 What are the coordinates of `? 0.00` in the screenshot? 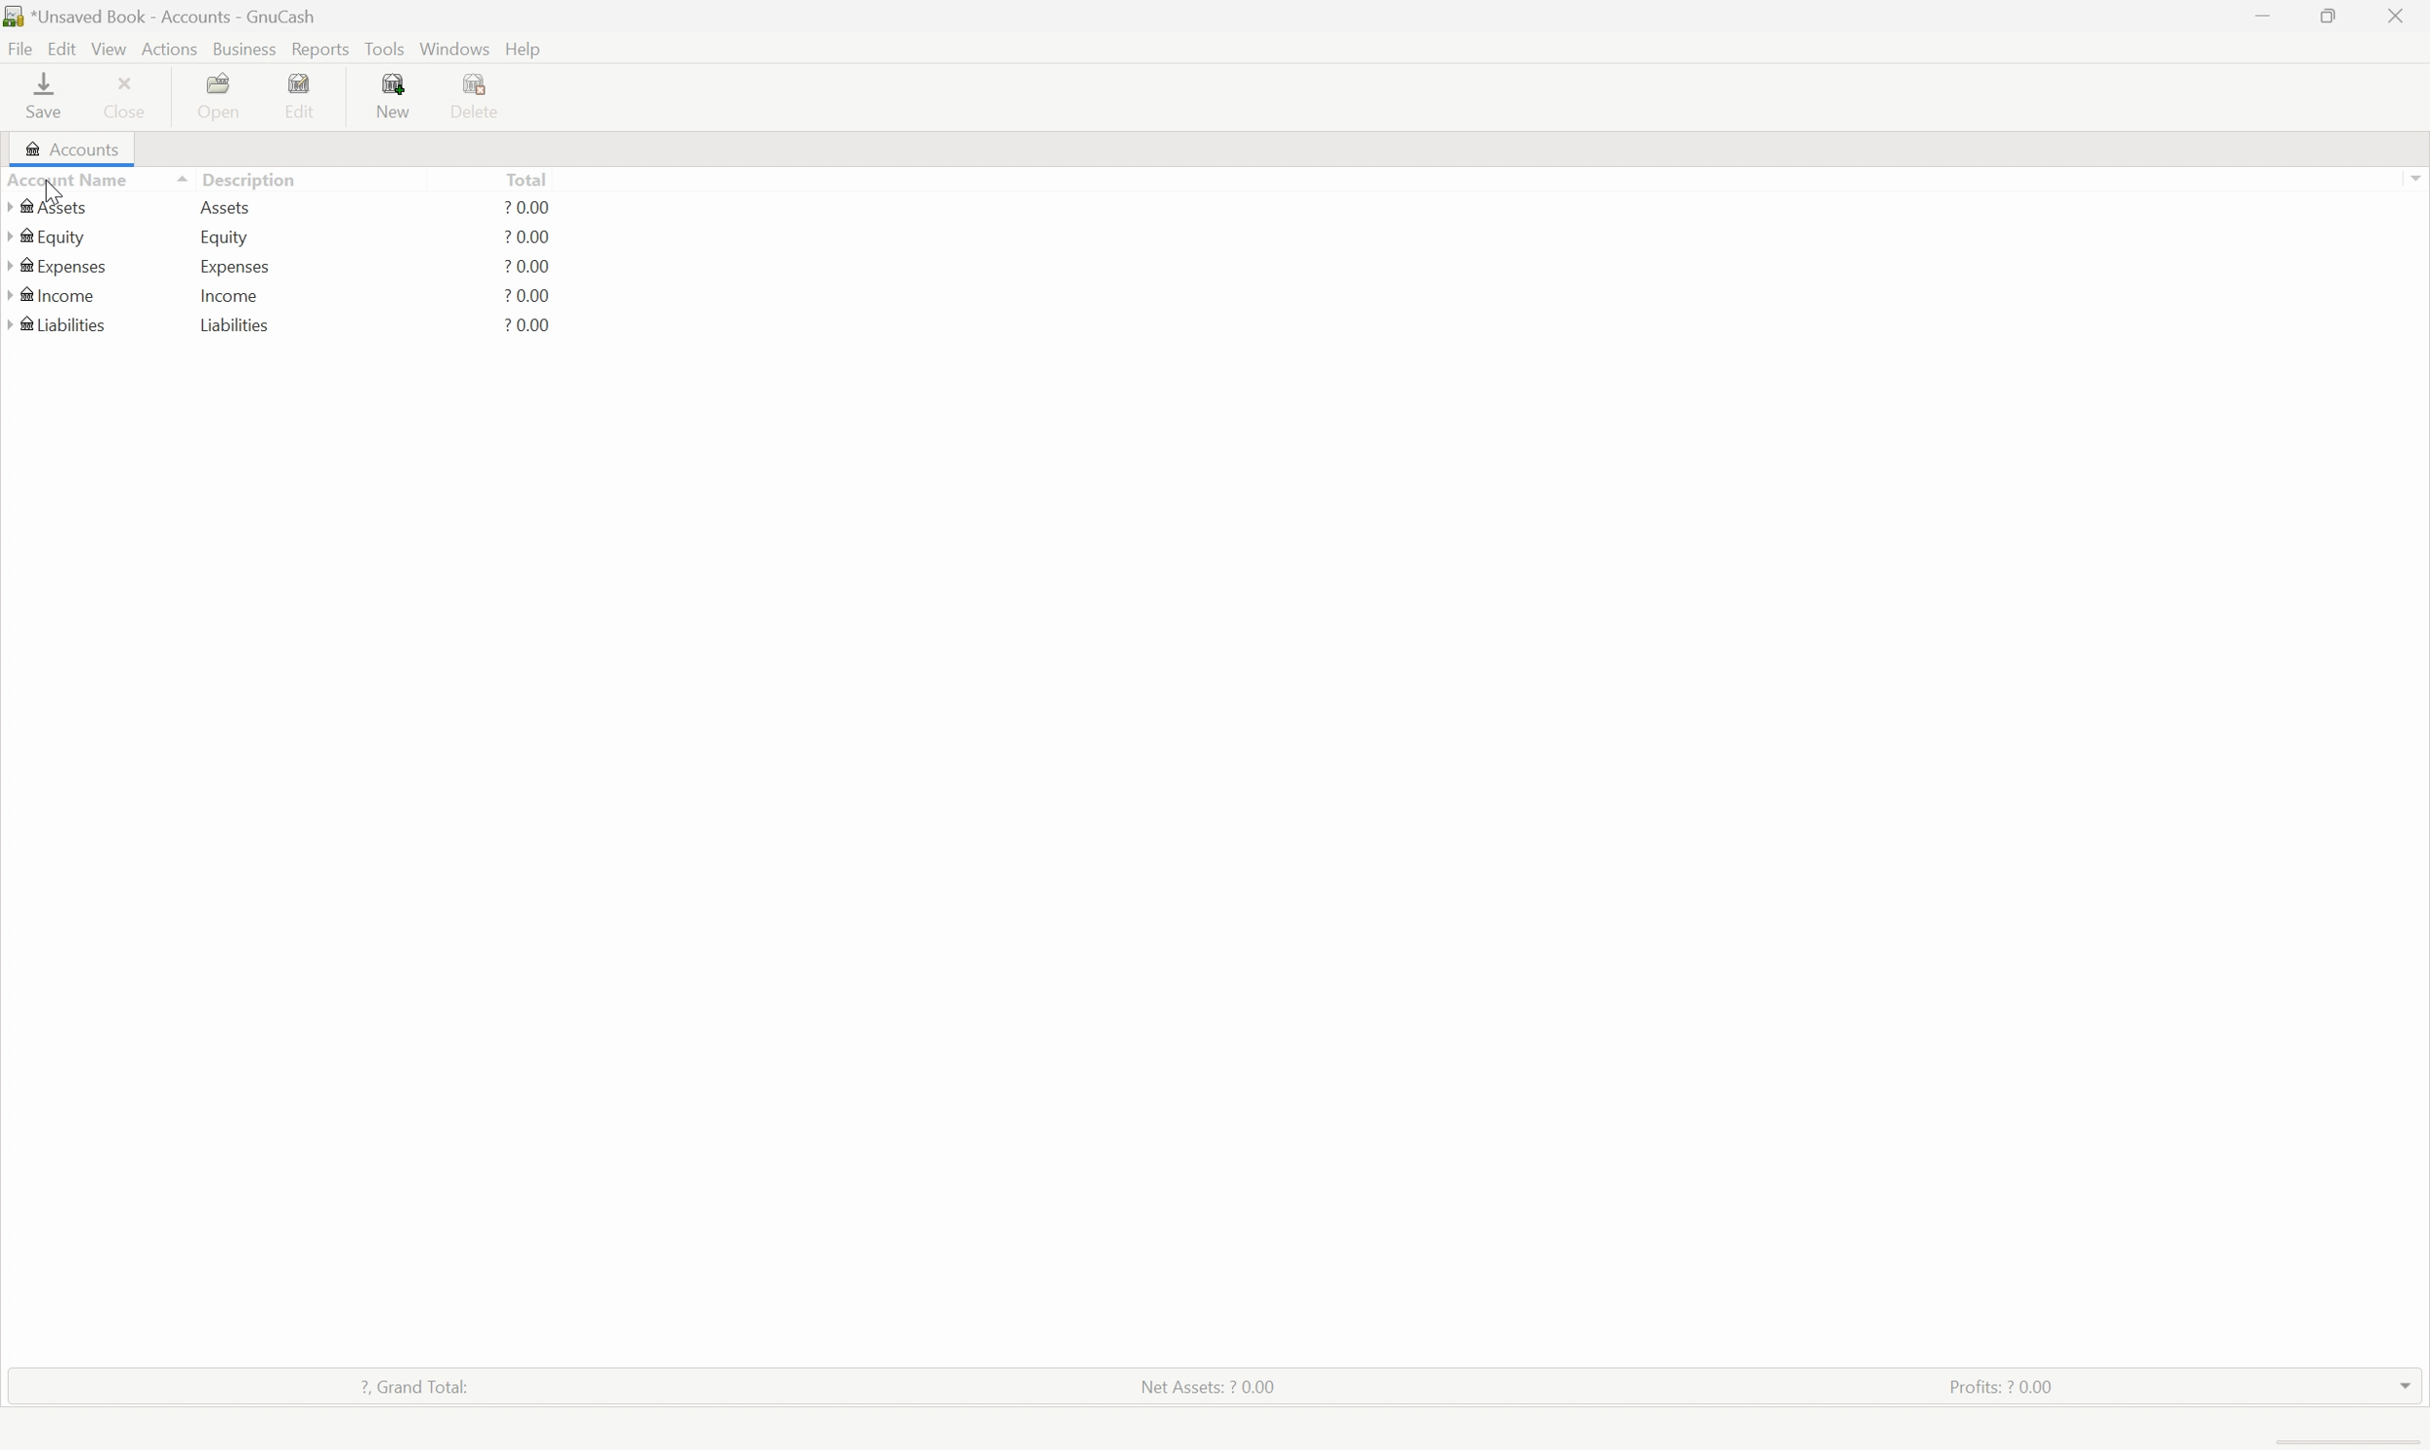 It's located at (528, 296).